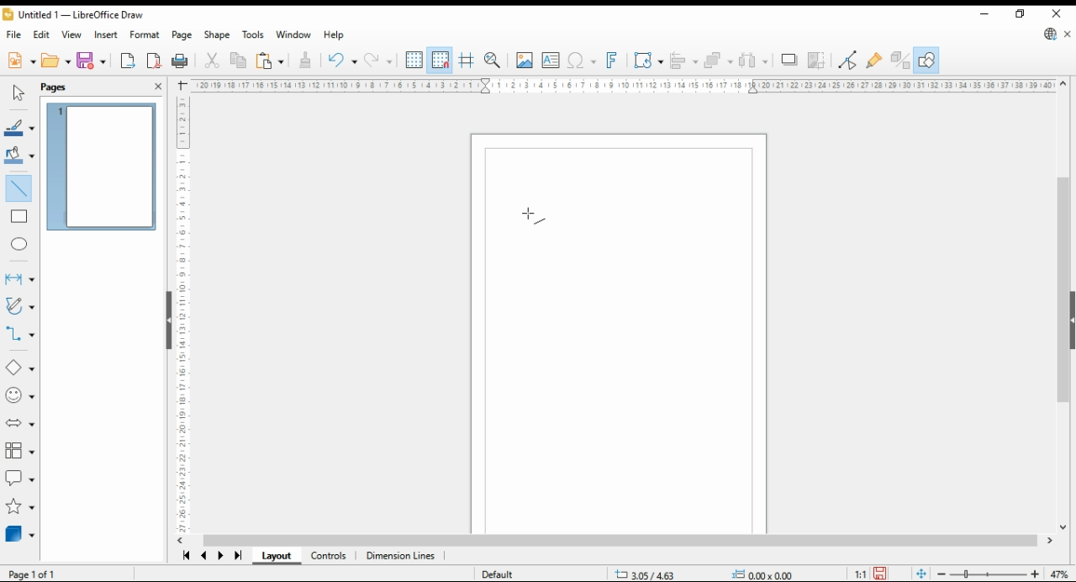 This screenshot has width=1076, height=582. What do you see at coordinates (19, 242) in the screenshot?
I see `ellipse` at bounding box center [19, 242].